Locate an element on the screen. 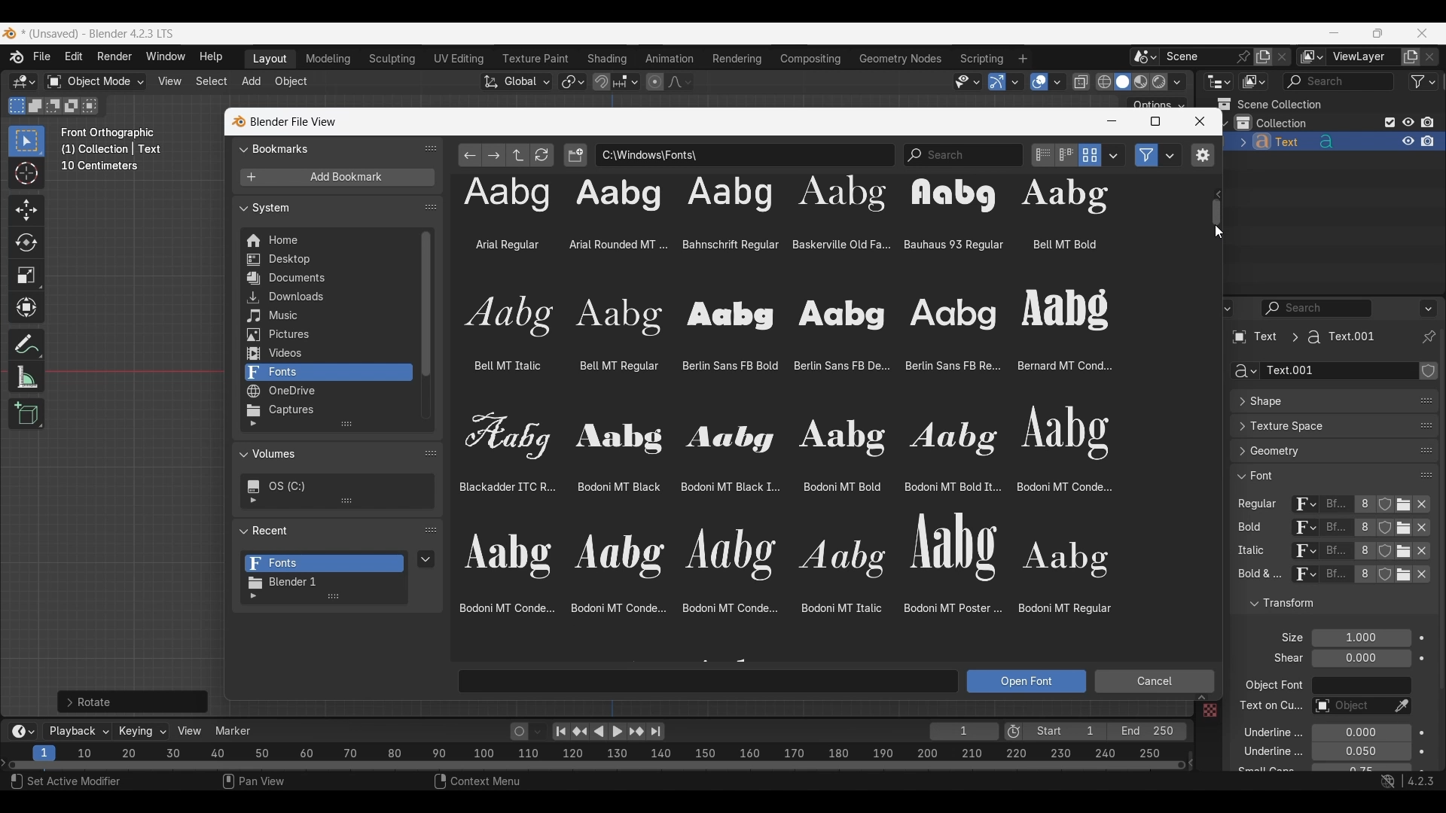  Collection 1 is located at coordinates (1274, 123).